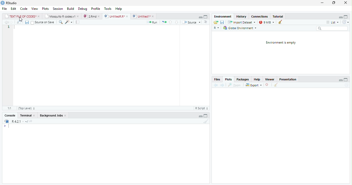 This screenshot has width=352, height=185. I want to click on save, so click(223, 22).